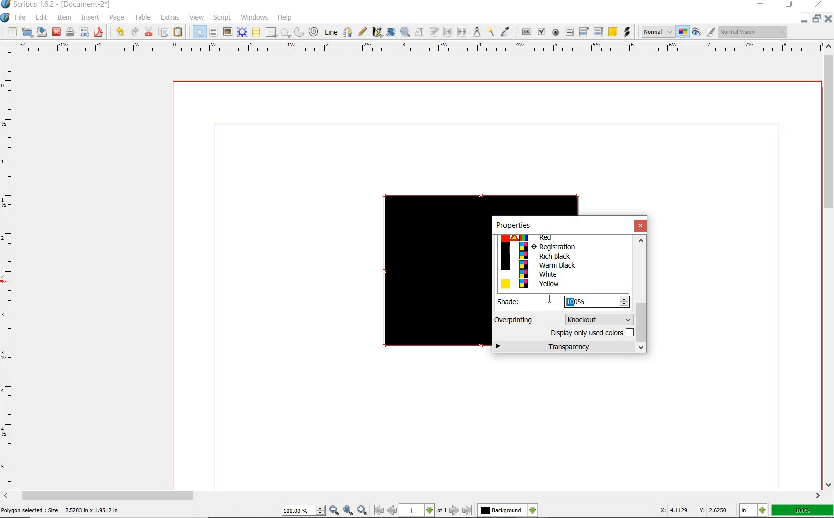  I want to click on pdf check box, so click(541, 32).